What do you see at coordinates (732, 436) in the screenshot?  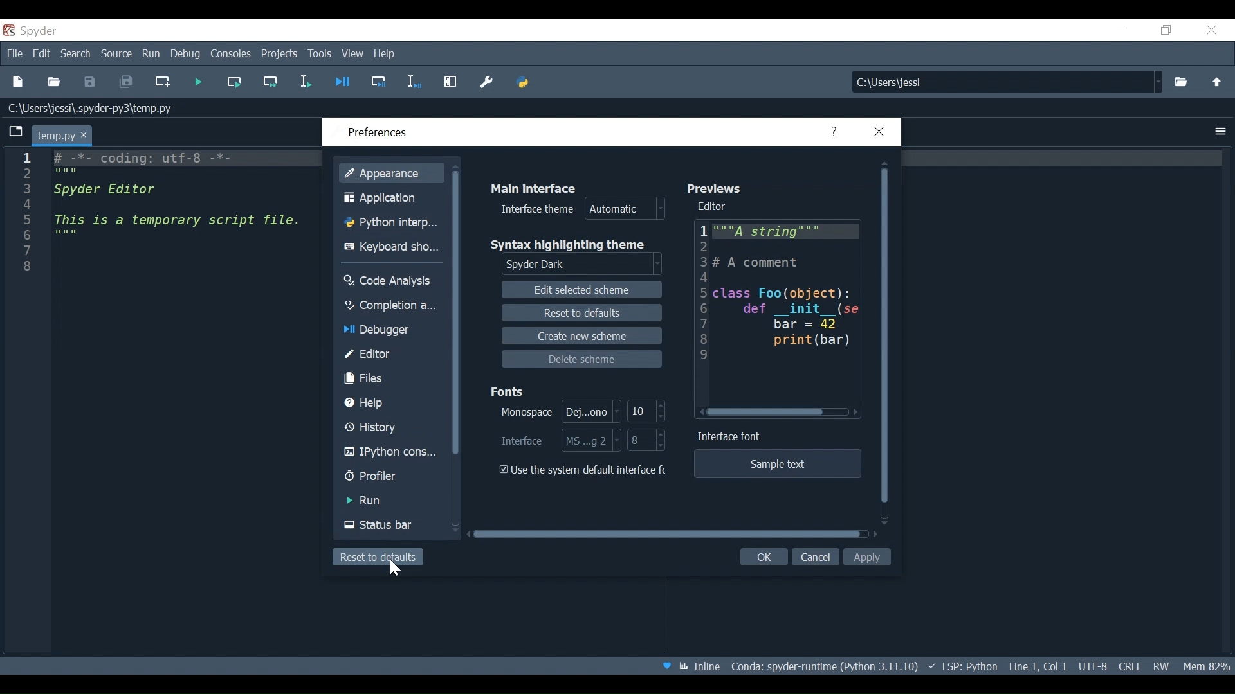 I see `Interface font` at bounding box center [732, 436].